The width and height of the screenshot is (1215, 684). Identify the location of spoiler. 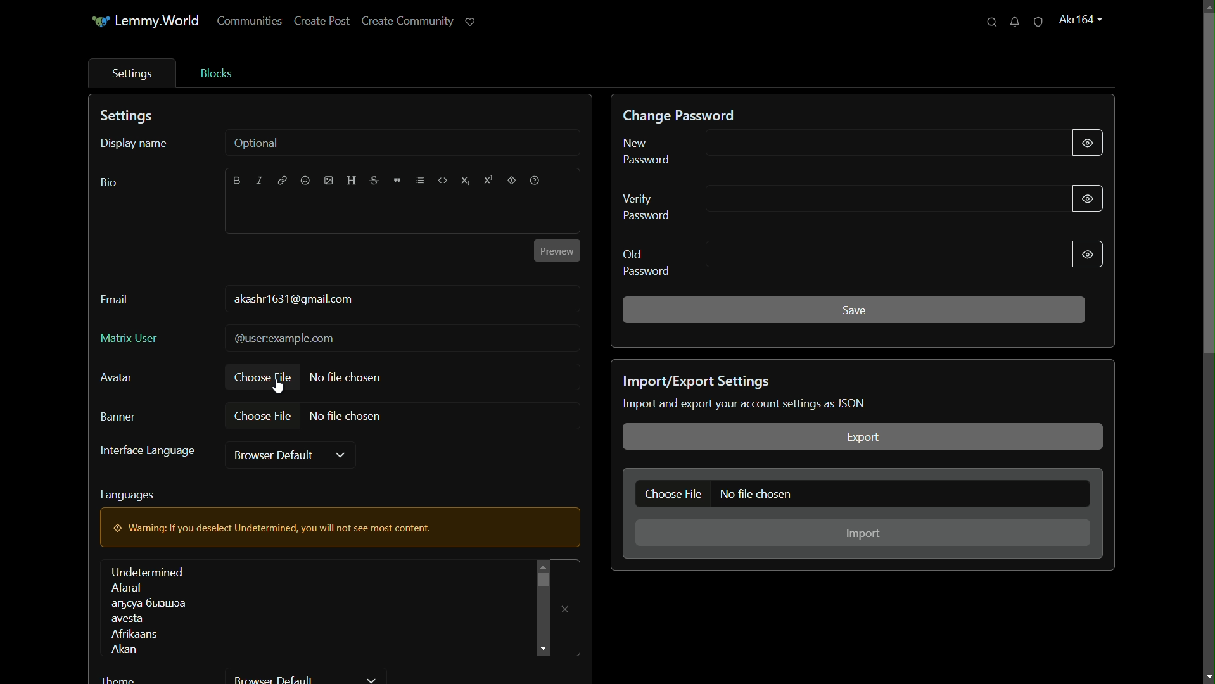
(512, 181).